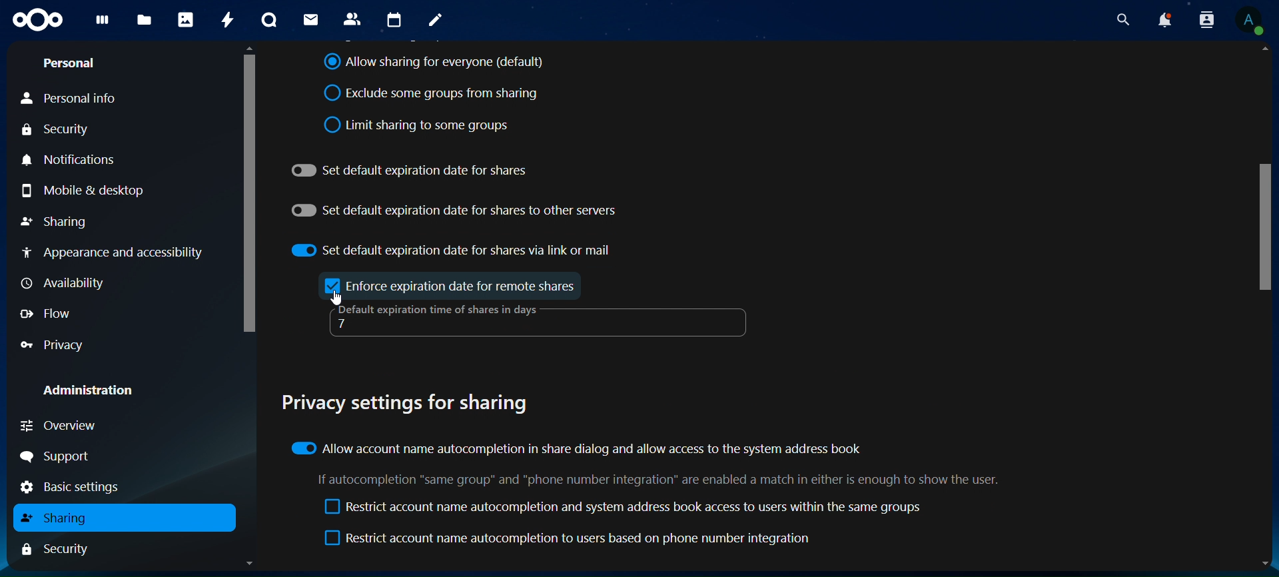 This screenshot has width=1279, height=577. Describe the element at coordinates (338, 298) in the screenshot. I see `Cursor` at that location.